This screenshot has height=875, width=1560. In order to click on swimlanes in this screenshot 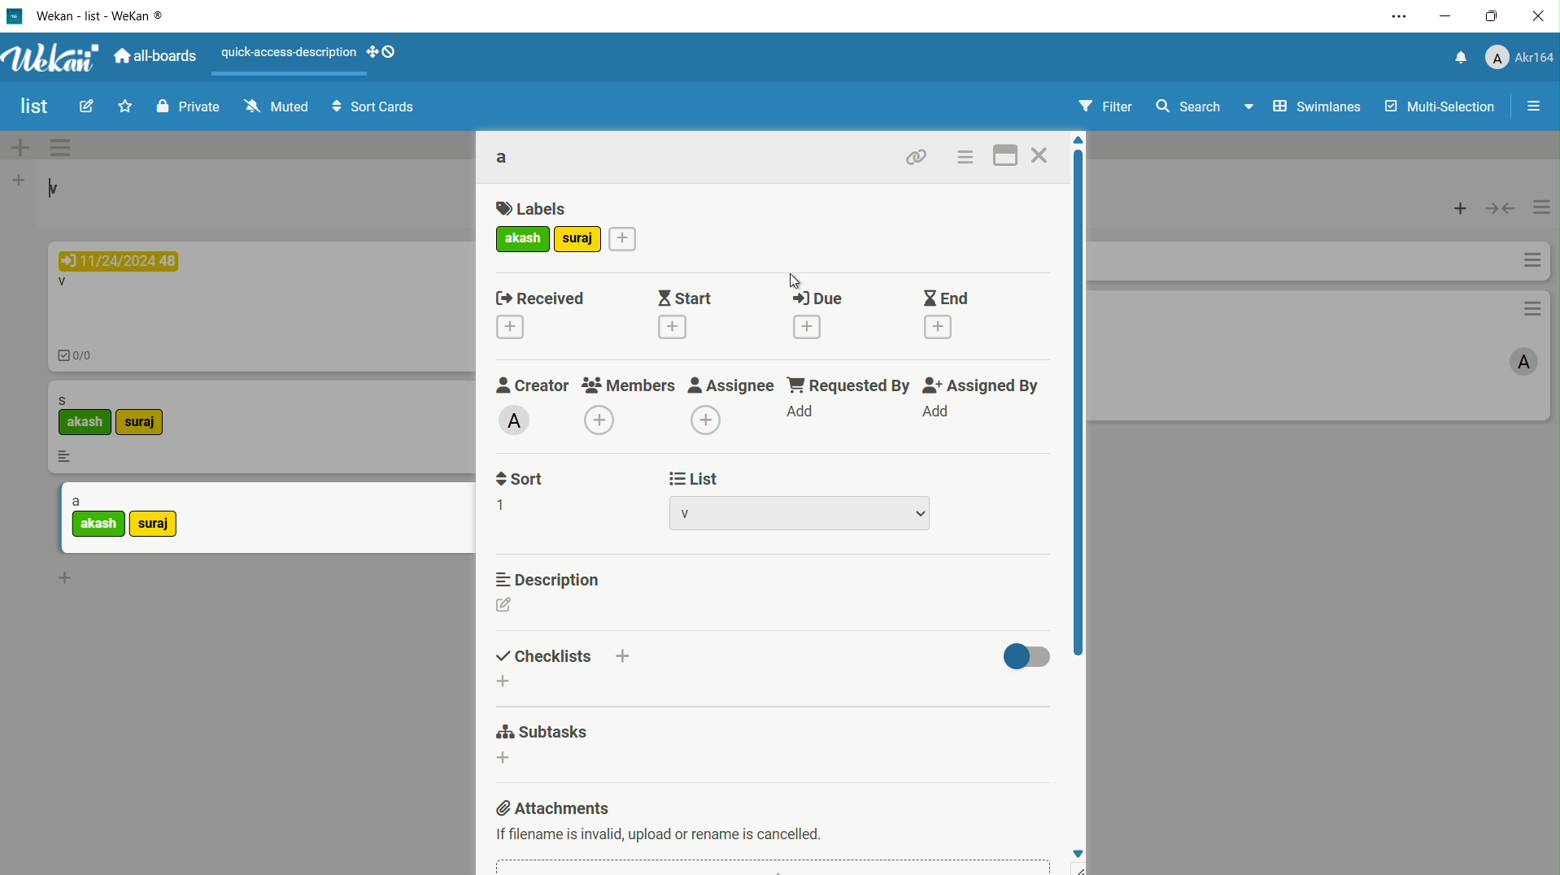, I will do `click(1304, 107)`.